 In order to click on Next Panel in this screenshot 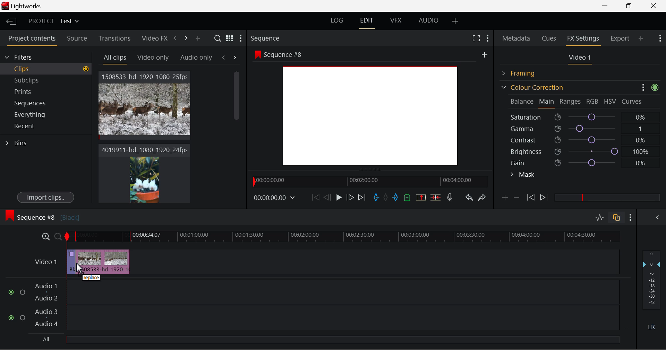, I will do `click(185, 38)`.